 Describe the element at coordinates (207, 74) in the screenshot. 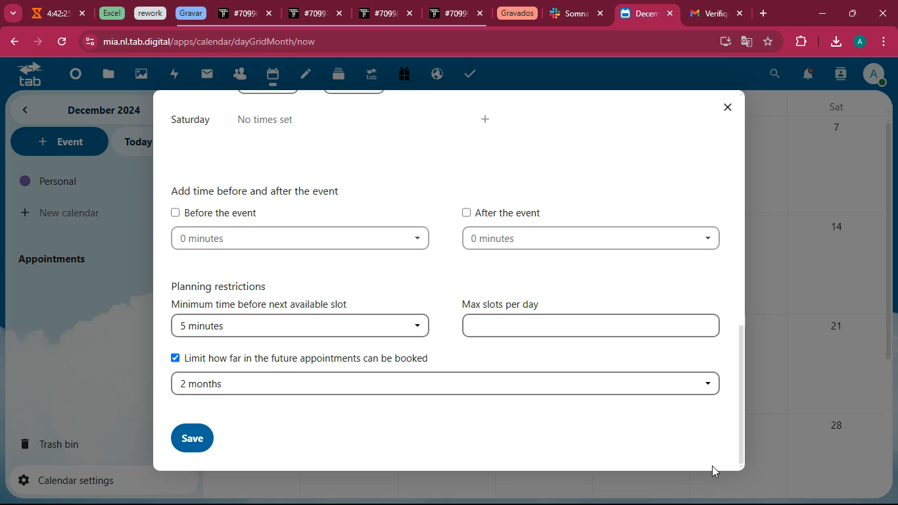

I see `mail` at that location.